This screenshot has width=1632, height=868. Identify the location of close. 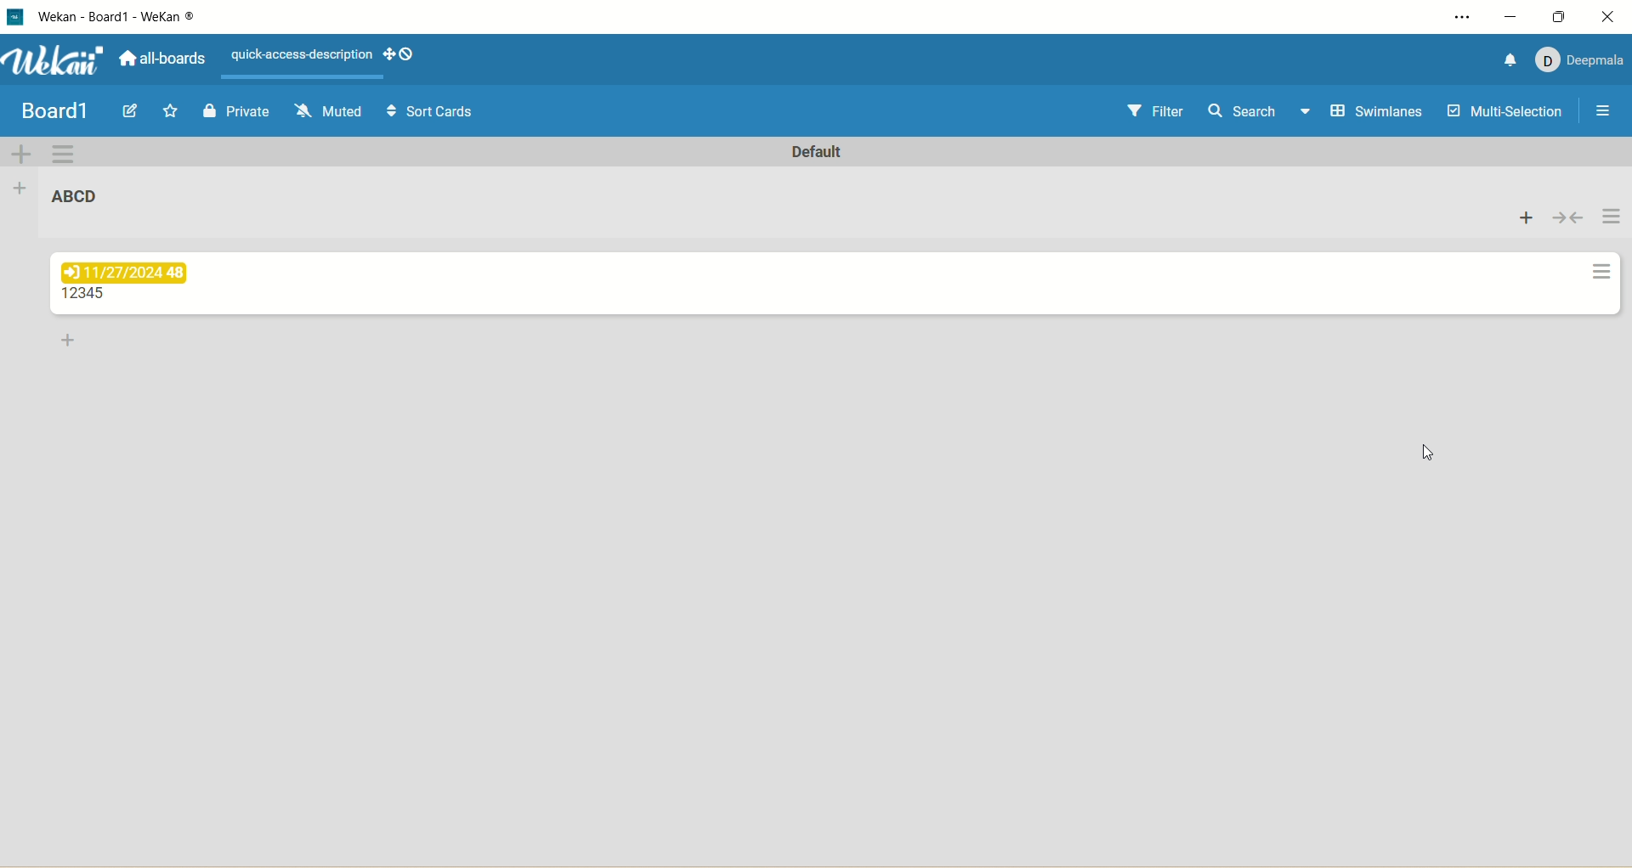
(1612, 16).